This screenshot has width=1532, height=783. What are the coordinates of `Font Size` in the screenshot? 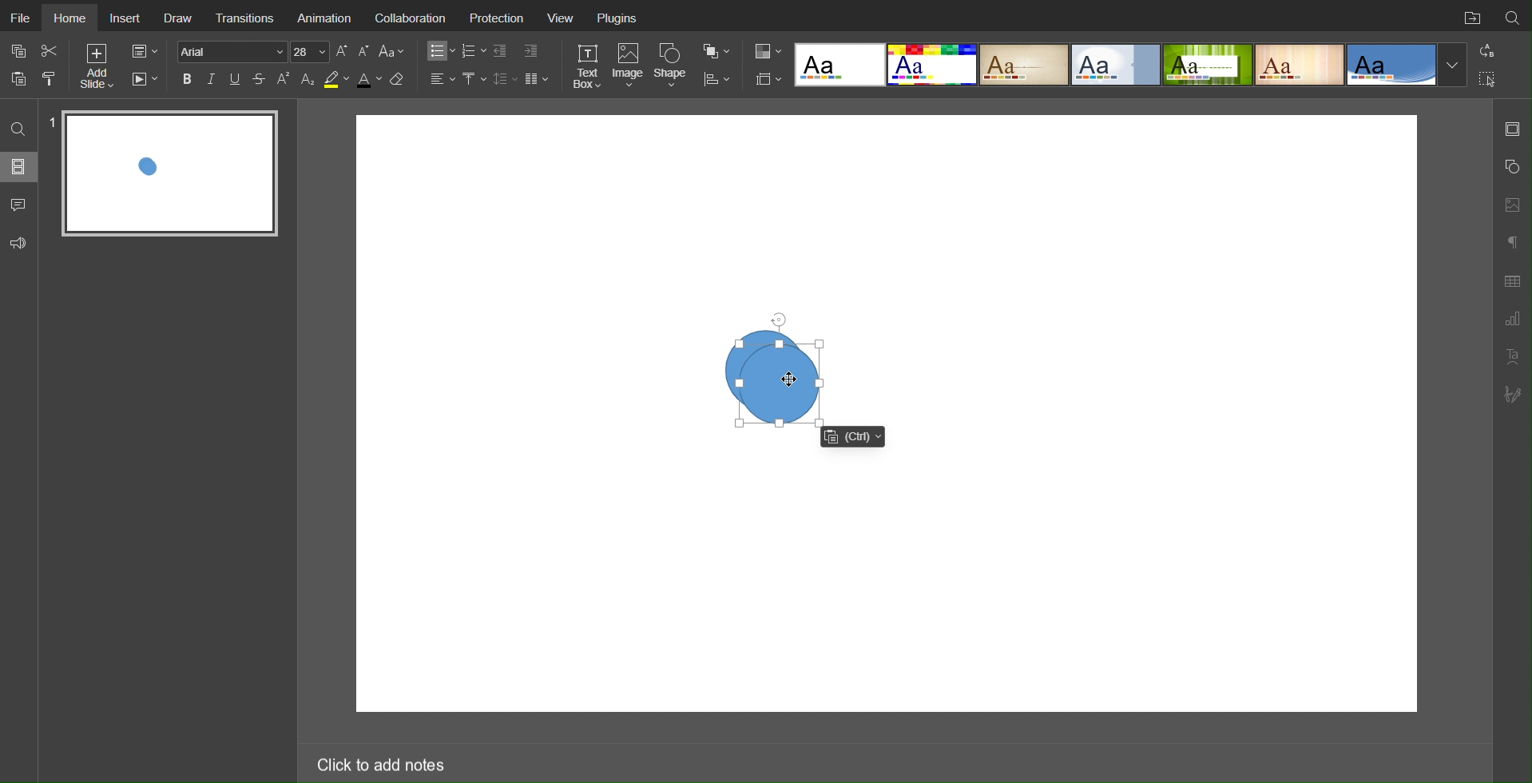 It's located at (352, 51).